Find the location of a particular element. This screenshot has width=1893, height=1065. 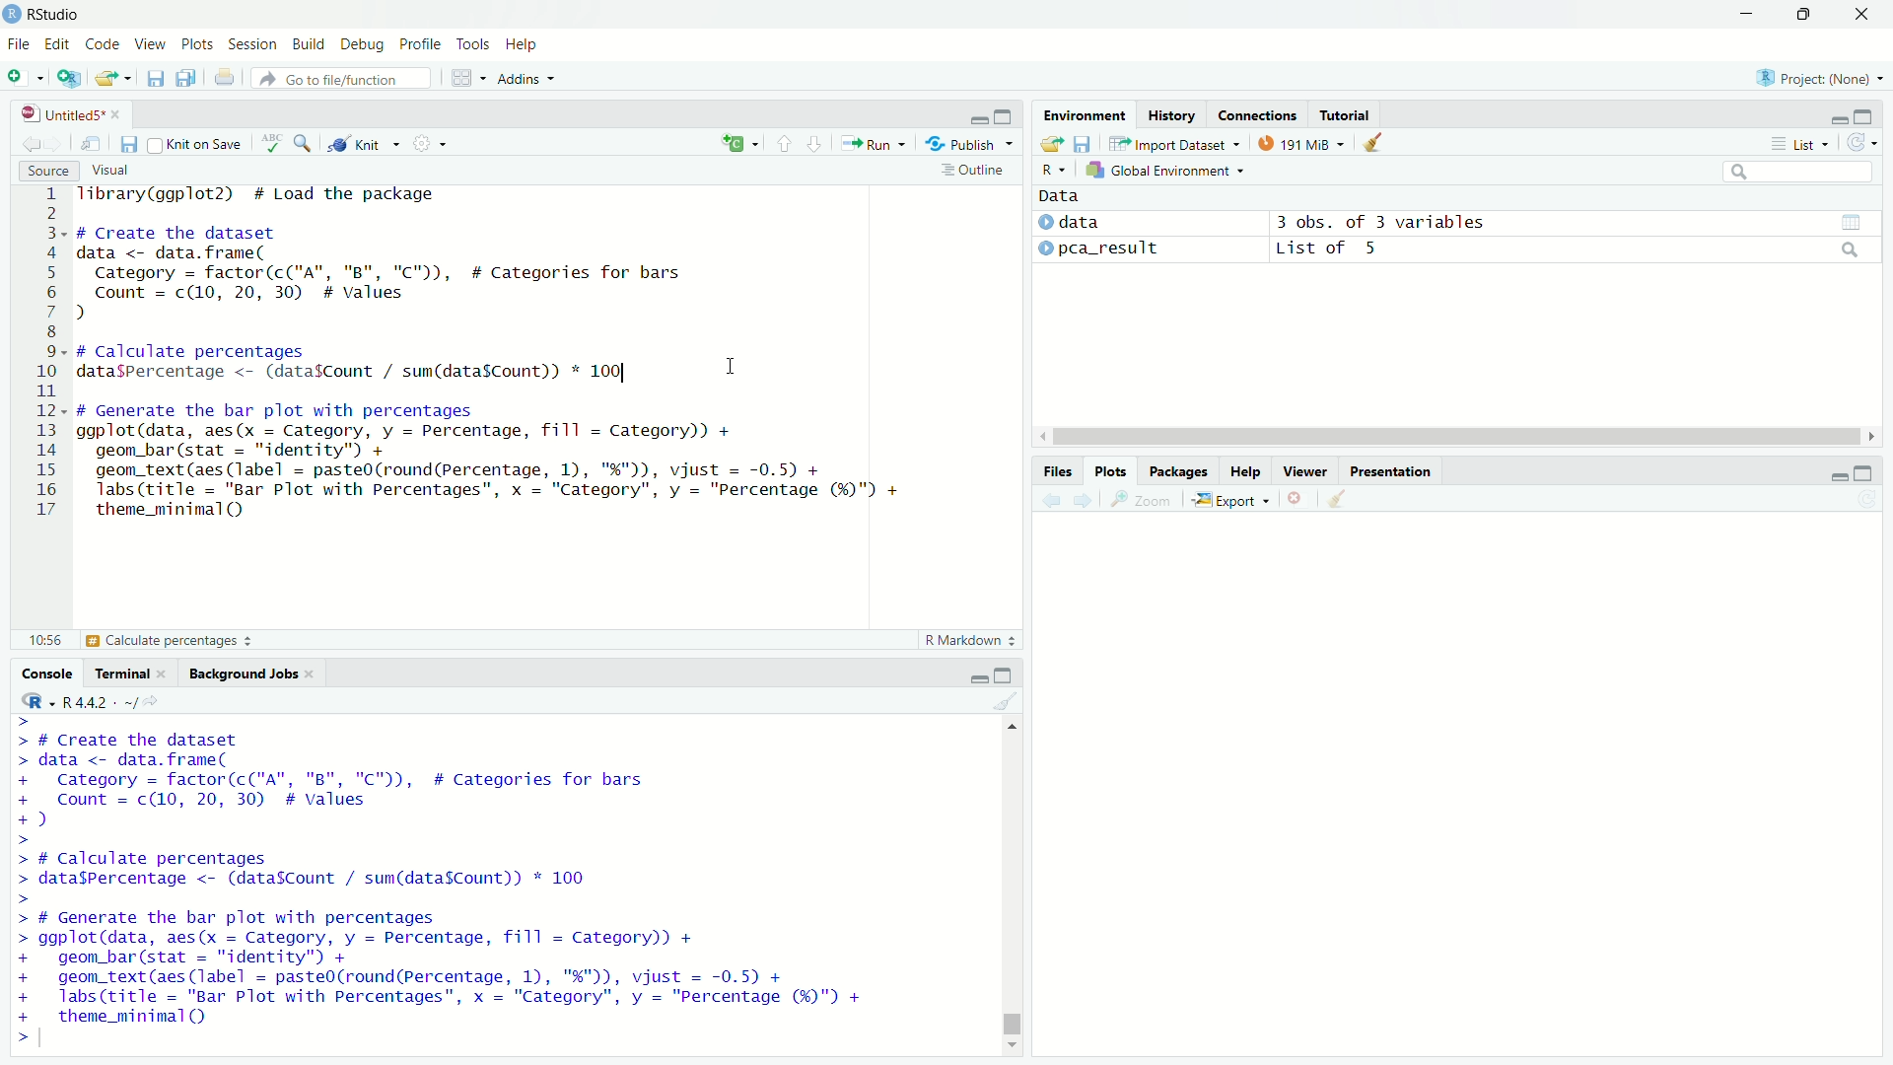

tools is located at coordinates (474, 45).